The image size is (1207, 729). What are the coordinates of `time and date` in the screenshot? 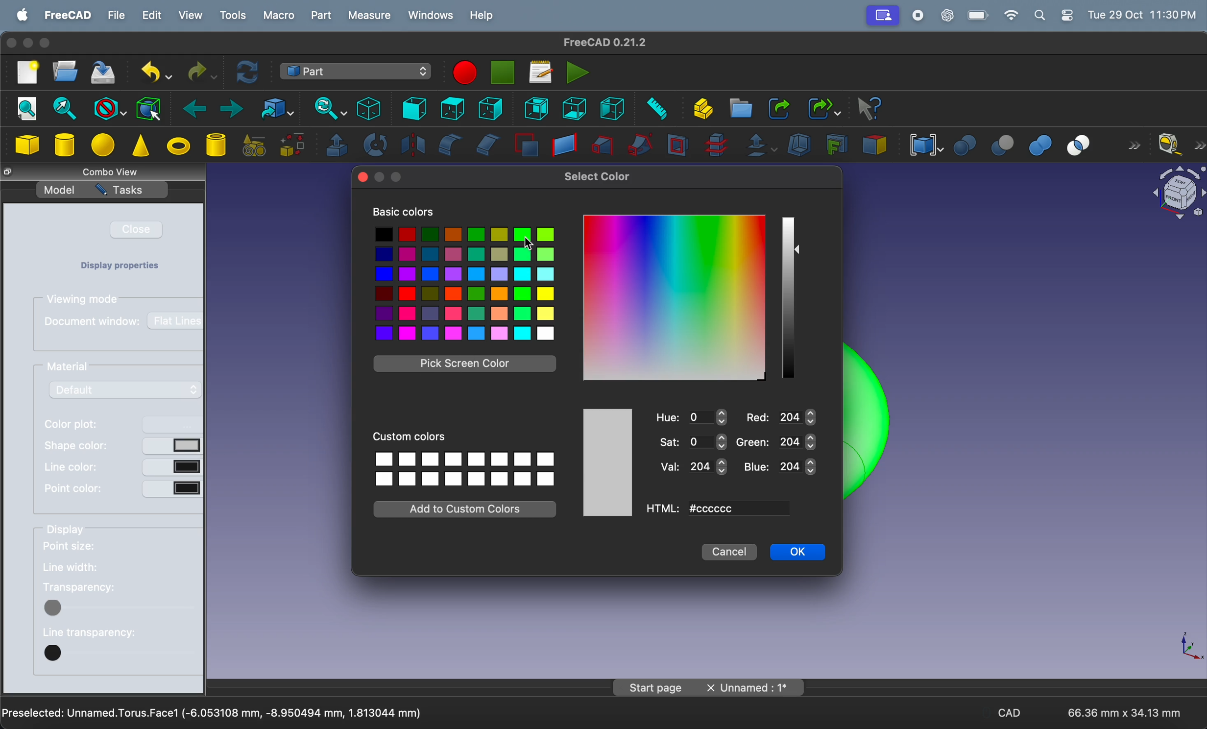 It's located at (1144, 14).